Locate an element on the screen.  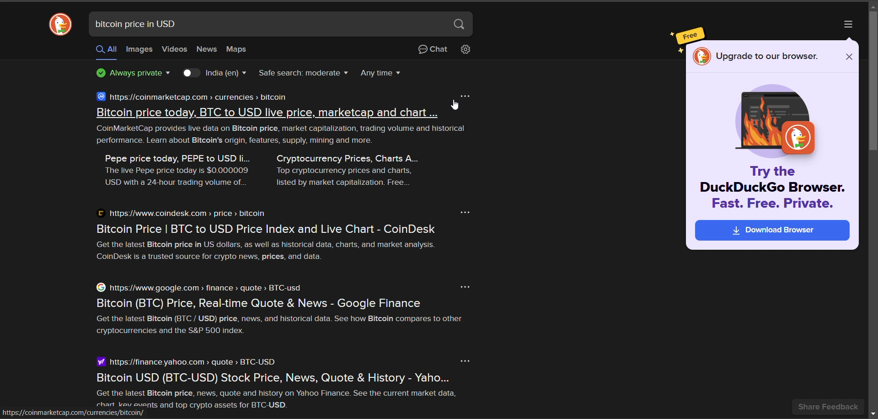
Get the latest Bitcoin price, news, quote and history on Yahoo Finance. See the current market data,
; chart eu events and top crypto assets for BTC-USD.
Pap is located at coordinates (265, 398).